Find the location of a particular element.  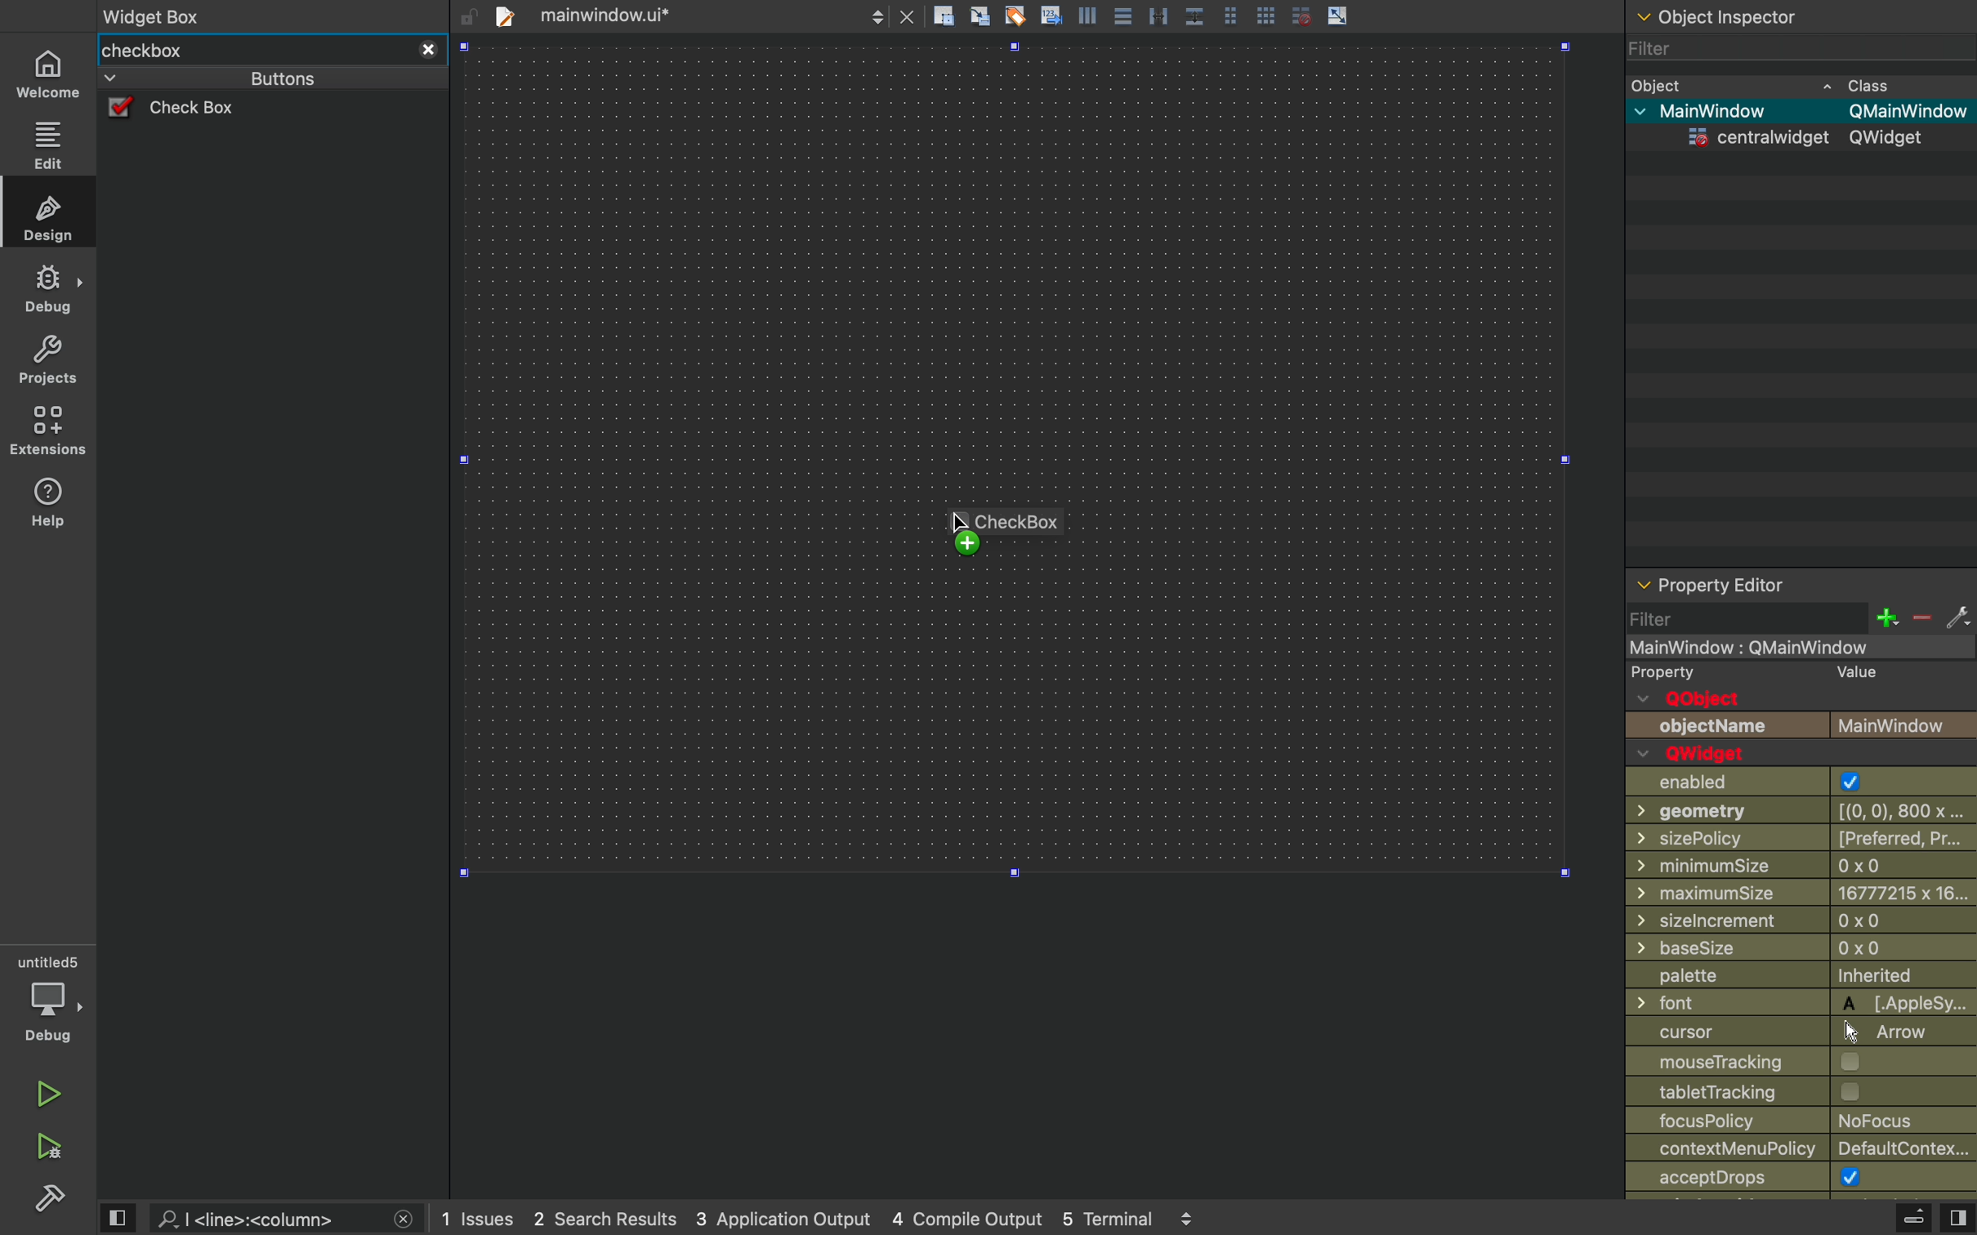

focus policy is located at coordinates (1792, 1121).